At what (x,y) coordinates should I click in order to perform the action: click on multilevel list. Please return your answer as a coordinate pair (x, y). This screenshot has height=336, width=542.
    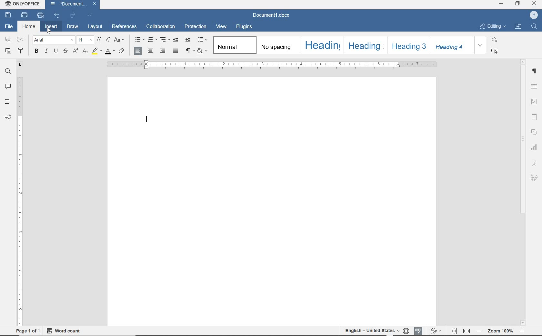
    Looking at the image, I should click on (164, 40).